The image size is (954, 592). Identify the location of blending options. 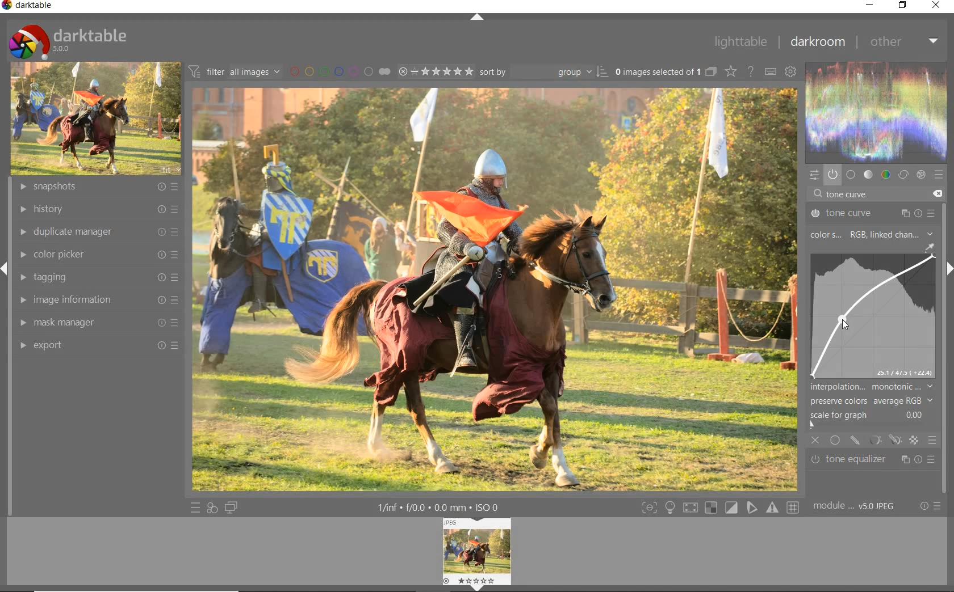
(931, 439).